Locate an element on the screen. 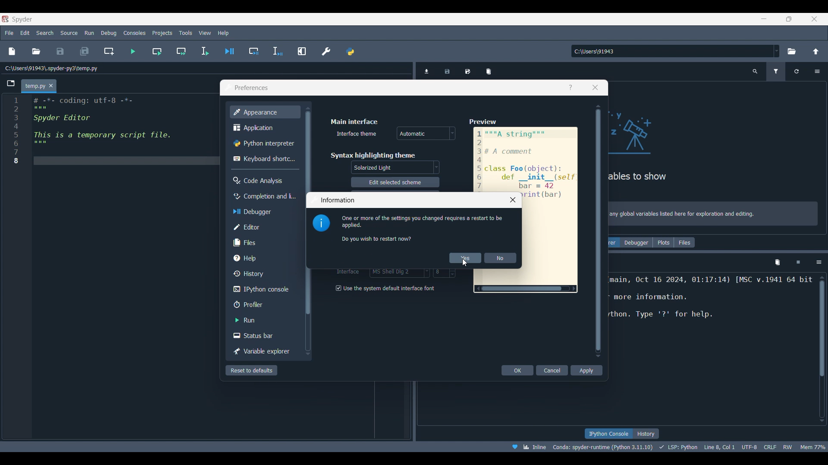 Image resolution: width=828 pixels, height=465 pixels. Variable explorer is located at coordinates (264, 351).